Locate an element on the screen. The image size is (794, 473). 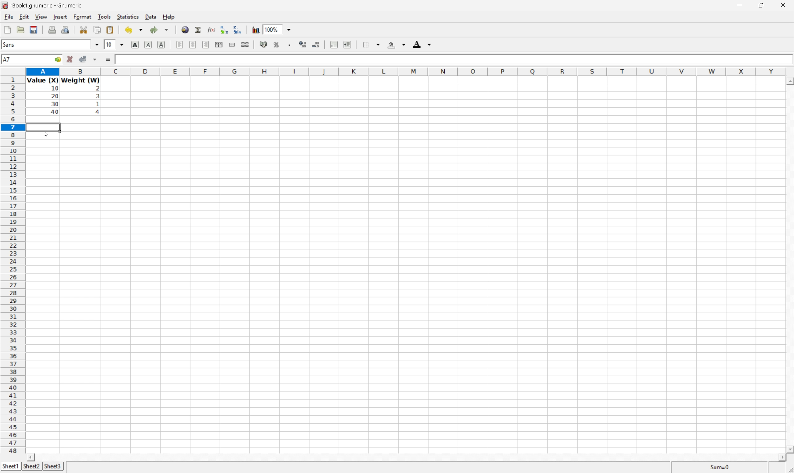
Sheet3 is located at coordinates (54, 467).